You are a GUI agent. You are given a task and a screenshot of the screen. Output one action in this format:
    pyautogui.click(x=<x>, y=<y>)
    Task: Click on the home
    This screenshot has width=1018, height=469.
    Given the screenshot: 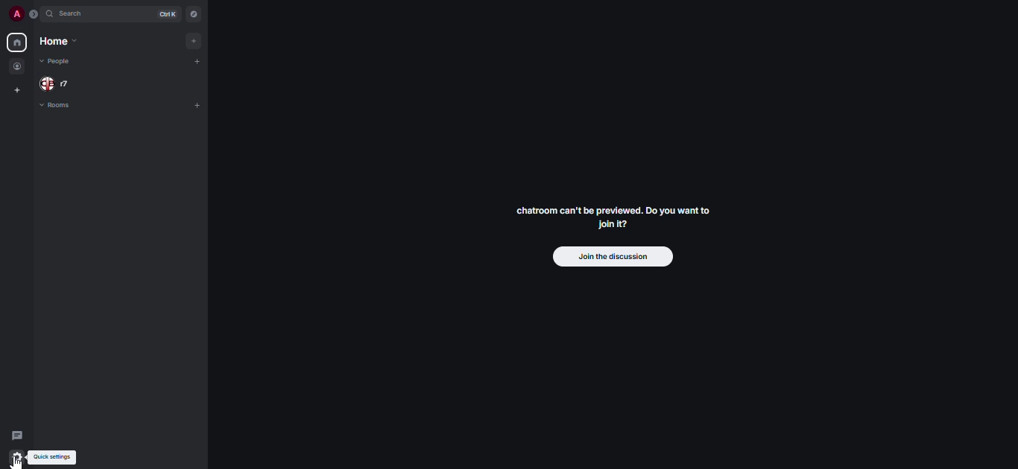 What is the action you would take?
    pyautogui.click(x=57, y=42)
    